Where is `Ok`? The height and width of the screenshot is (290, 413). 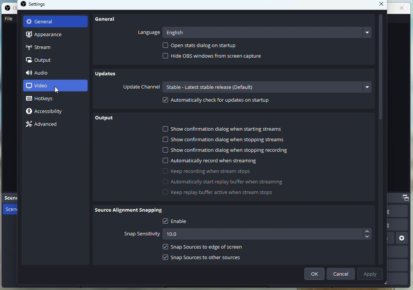
Ok is located at coordinates (315, 273).